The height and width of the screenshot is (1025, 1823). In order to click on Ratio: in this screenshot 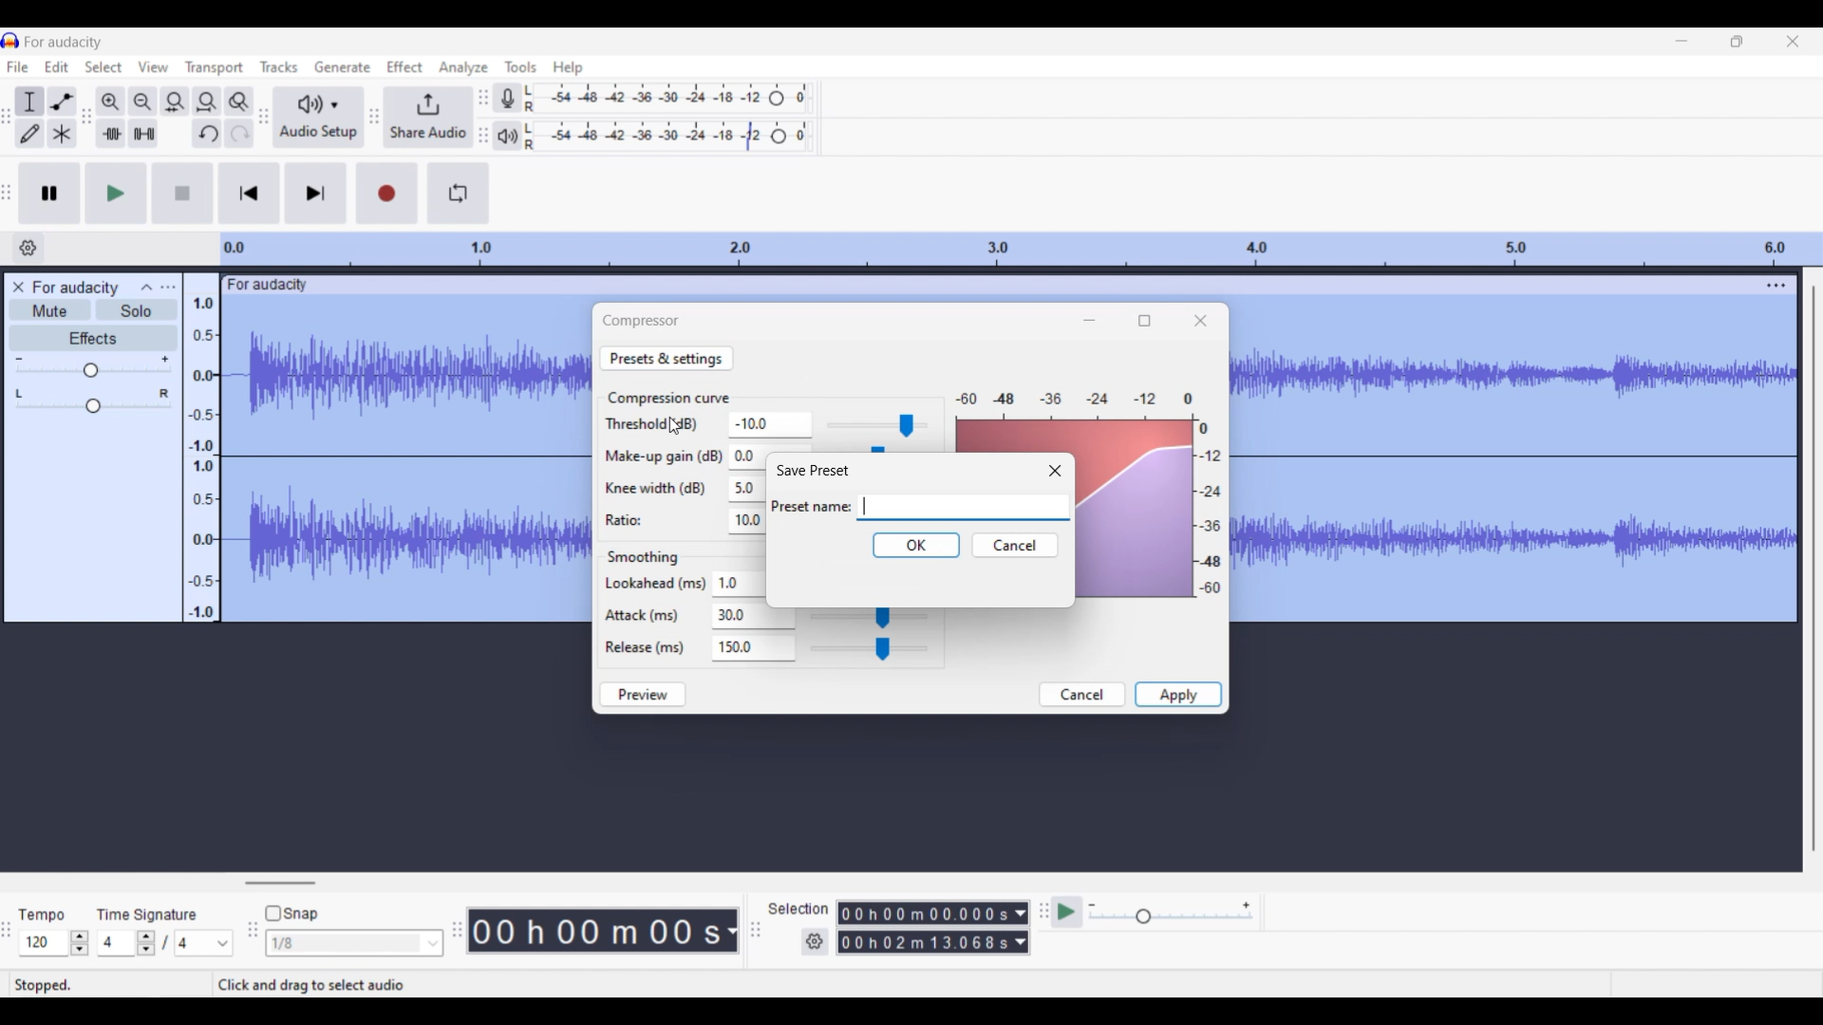, I will do `click(643, 521)`.